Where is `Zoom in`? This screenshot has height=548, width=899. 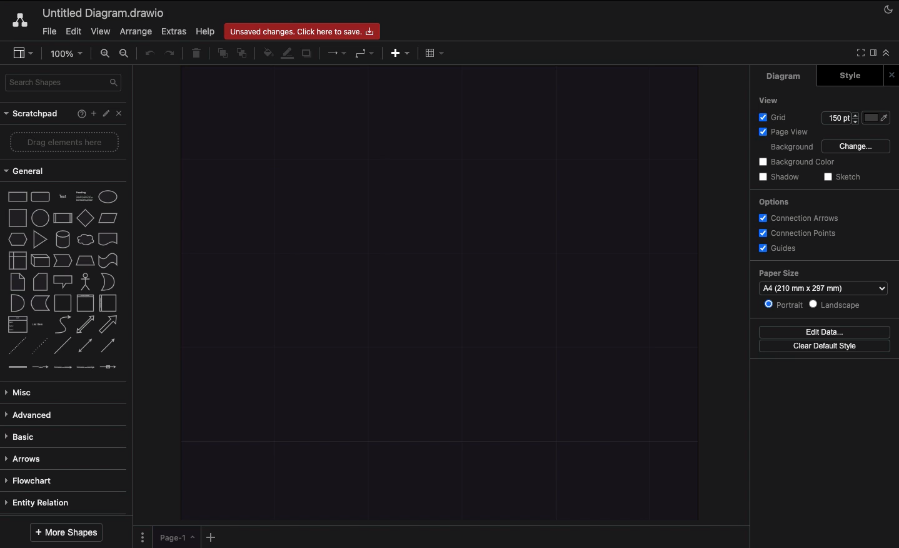 Zoom in is located at coordinates (104, 53).